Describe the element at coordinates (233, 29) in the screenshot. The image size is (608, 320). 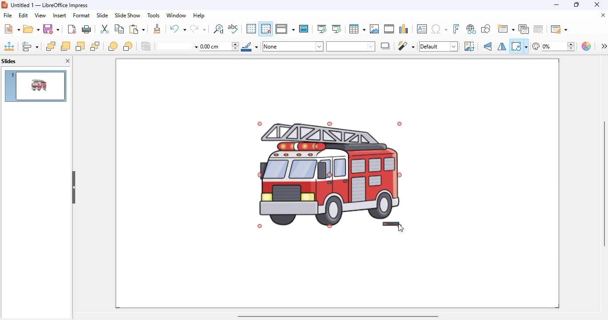
I see `spelling` at that location.